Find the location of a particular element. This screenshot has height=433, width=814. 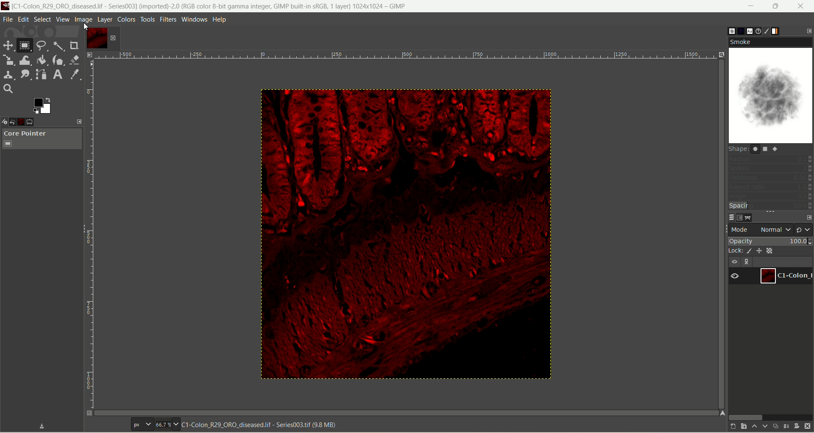

maximize is located at coordinates (775, 6).